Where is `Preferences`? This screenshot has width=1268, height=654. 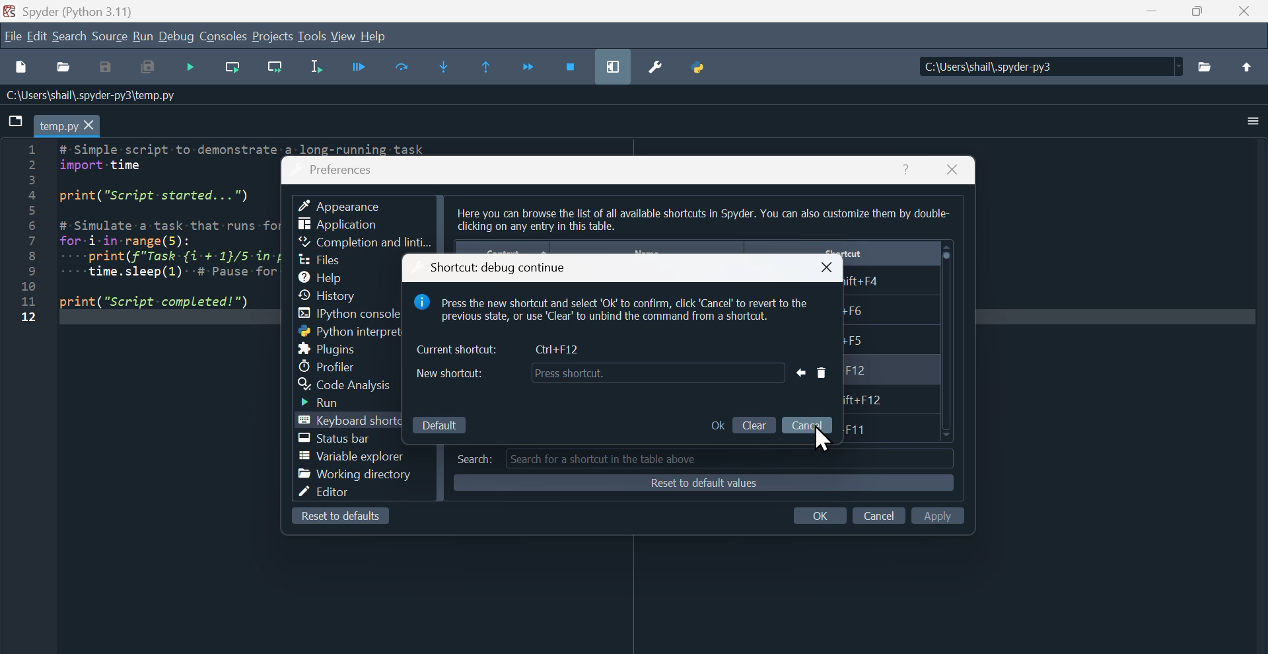 Preferences is located at coordinates (344, 169).